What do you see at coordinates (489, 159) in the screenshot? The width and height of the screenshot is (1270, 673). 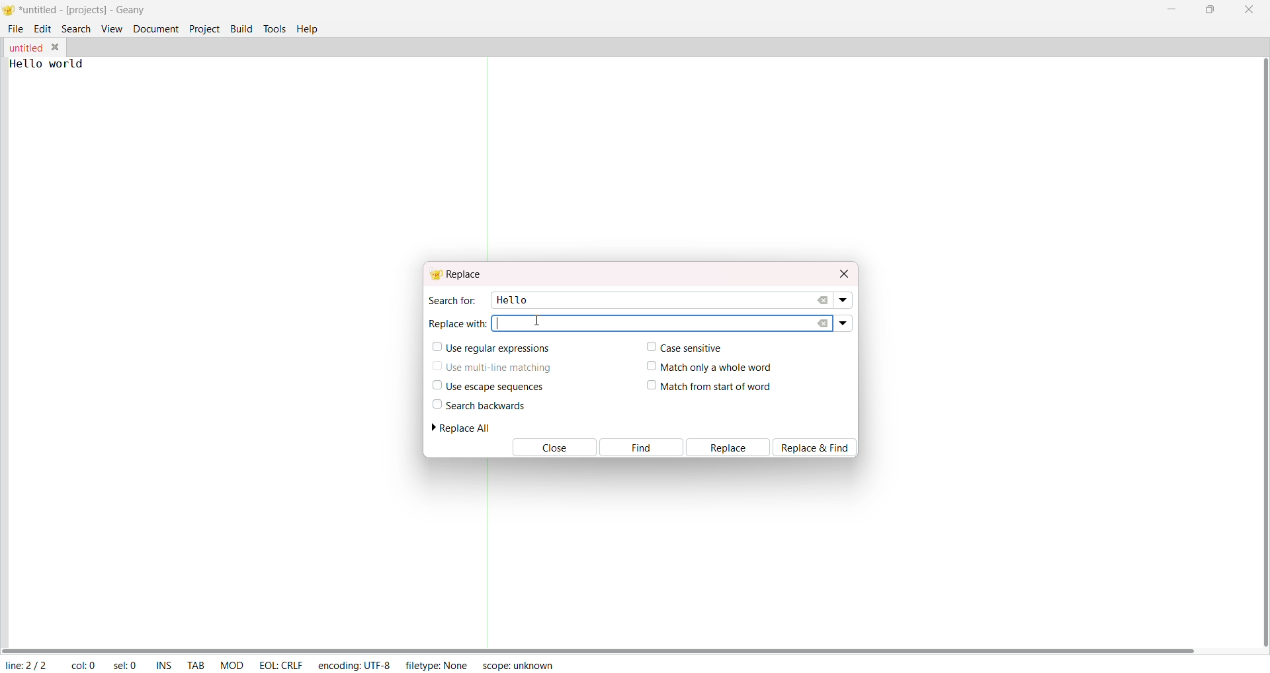 I see `Separator` at bounding box center [489, 159].